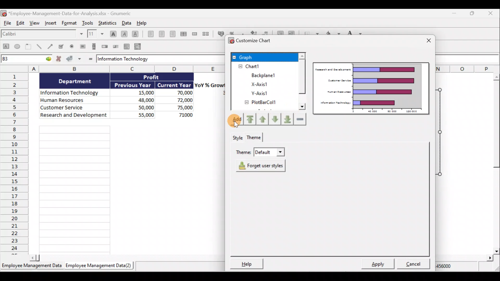 Image resolution: width=500 pixels, height=281 pixels. Describe the element at coordinates (220, 34) in the screenshot. I see `Format the selection as accounting` at that location.